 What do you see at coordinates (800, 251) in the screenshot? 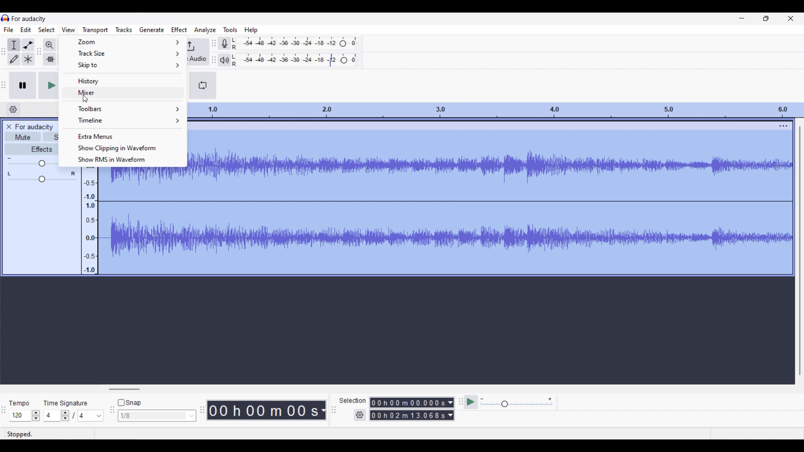
I see `Vertical slide bar` at bounding box center [800, 251].